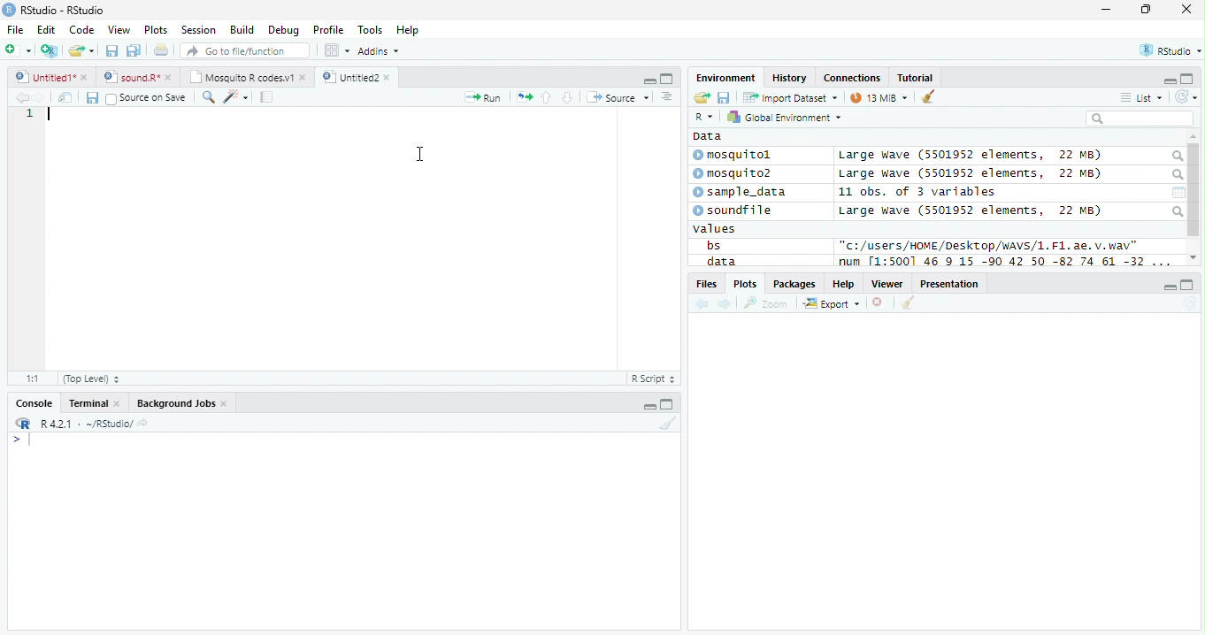 The height and width of the screenshot is (635, 1205). Describe the element at coordinates (970, 210) in the screenshot. I see `Large wave (5501952 elements, 22 MB)` at that location.